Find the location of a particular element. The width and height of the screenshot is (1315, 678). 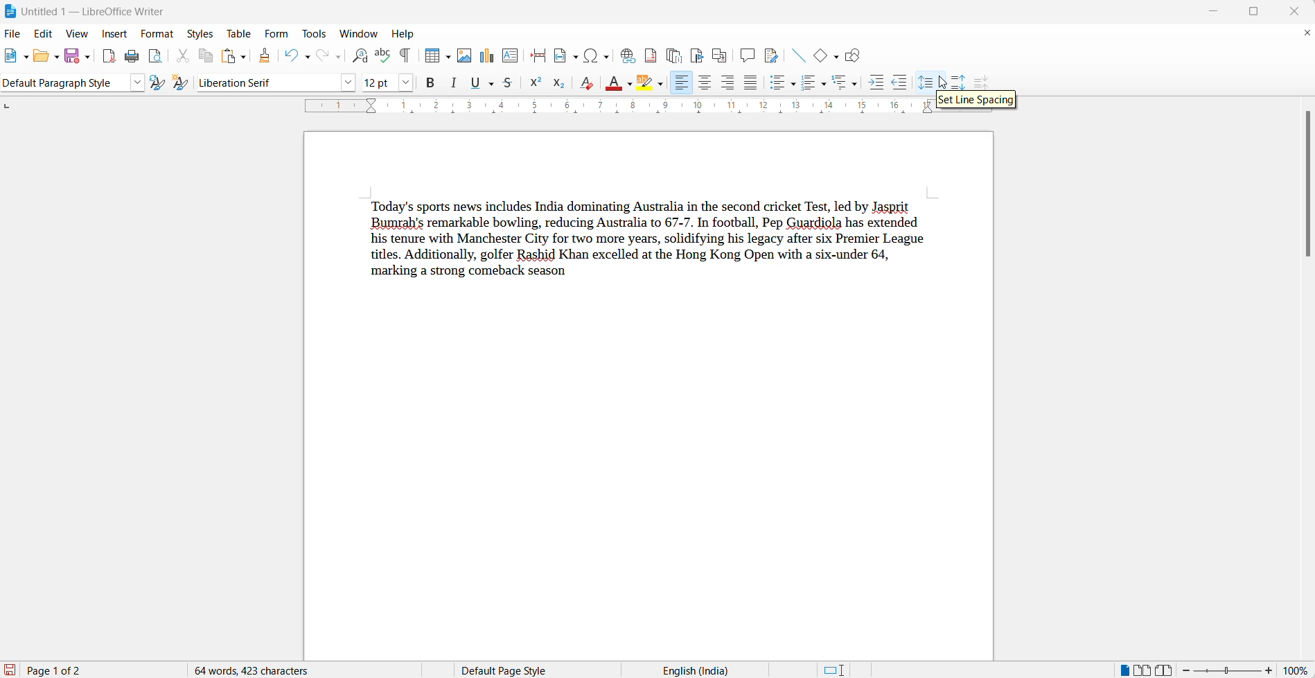

edit is located at coordinates (46, 33).